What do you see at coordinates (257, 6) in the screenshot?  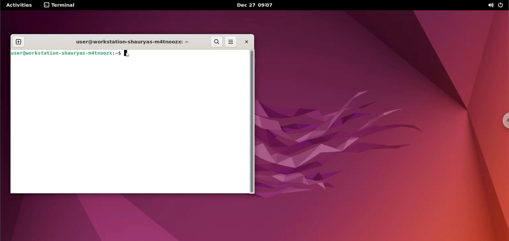 I see `Dec 27 09:07` at bounding box center [257, 6].